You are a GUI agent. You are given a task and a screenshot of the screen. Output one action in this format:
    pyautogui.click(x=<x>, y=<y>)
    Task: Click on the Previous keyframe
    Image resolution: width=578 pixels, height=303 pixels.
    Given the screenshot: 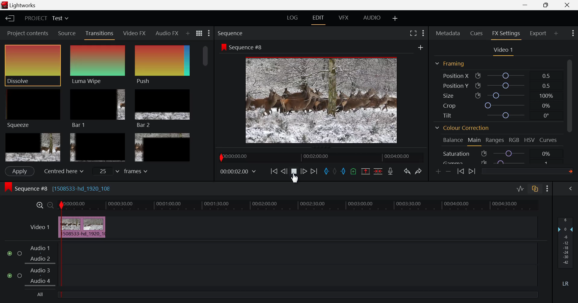 What is the action you would take?
    pyautogui.click(x=461, y=172)
    